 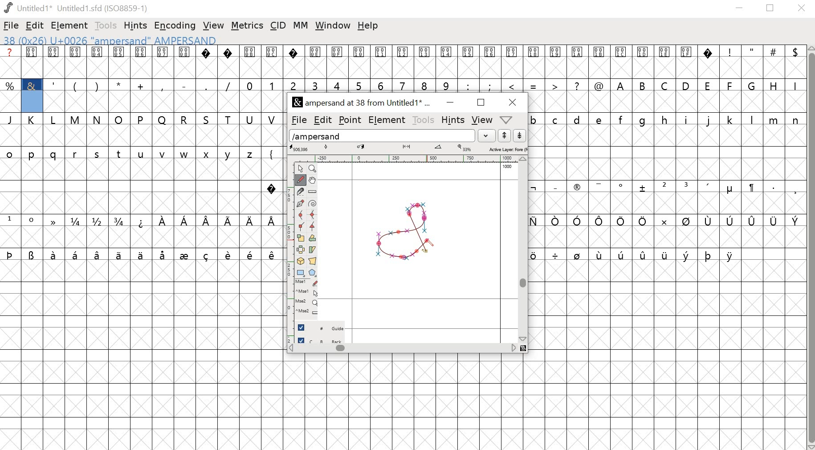 What do you see at coordinates (577, 62) in the screenshot?
I see `001A` at bounding box center [577, 62].